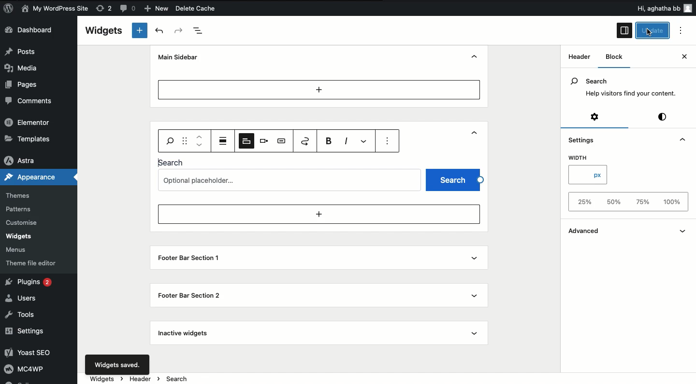 This screenshot has width=696, height=384. What do you see at coordinates (675, 58) in the screenshot?
I see `Close` at bounding box center [675, 58].